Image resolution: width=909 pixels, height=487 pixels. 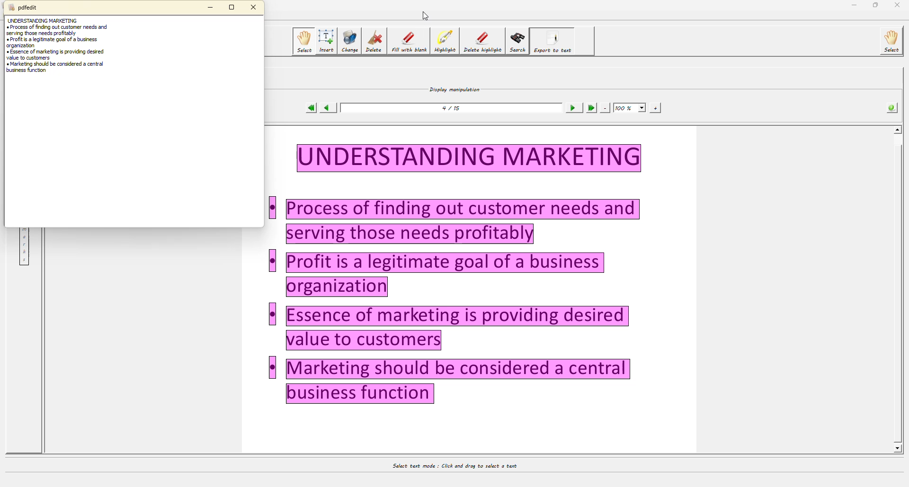 What do you see at coordinates (327, 108) in the screenshot?
I see `previous page` at bounding box center [327, 108].